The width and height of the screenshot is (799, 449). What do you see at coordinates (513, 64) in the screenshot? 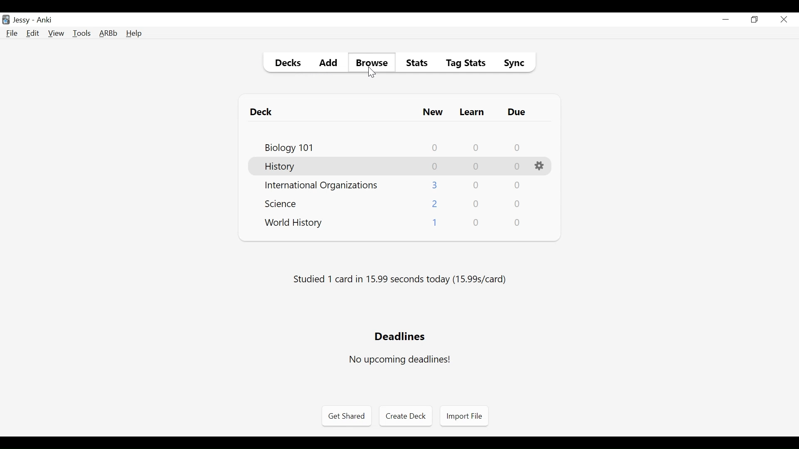
I see `Sync` at bounding box center [513, 64].